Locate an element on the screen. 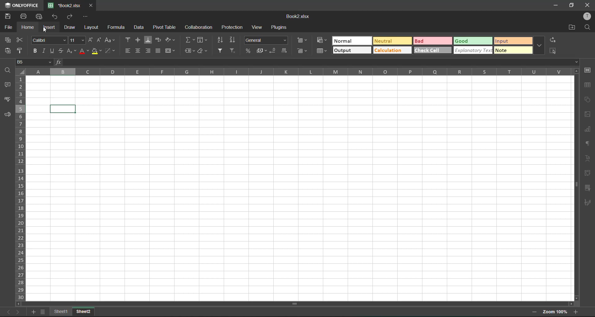 This screenshot has width=595, height=317. comments is located at coordinates (8, 86).